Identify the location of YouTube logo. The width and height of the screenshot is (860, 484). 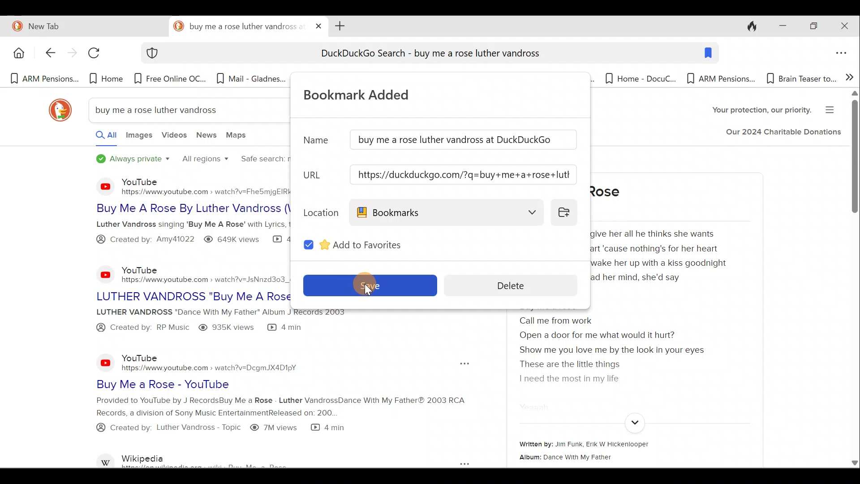
(100, 274).